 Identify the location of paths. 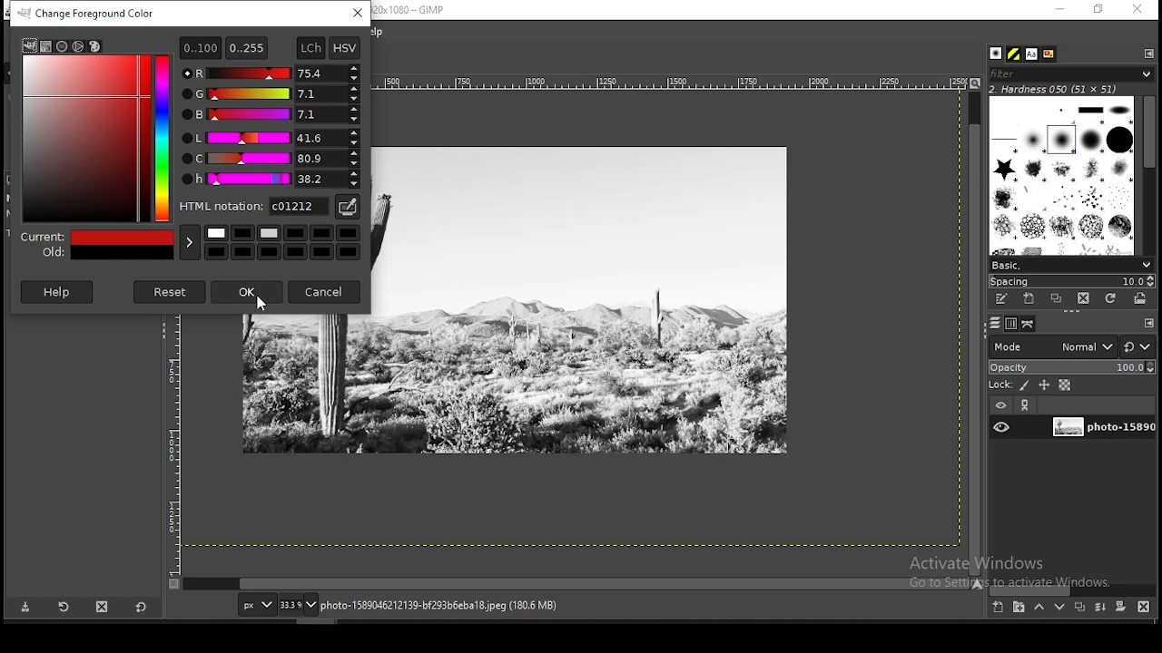
(1030, 324).